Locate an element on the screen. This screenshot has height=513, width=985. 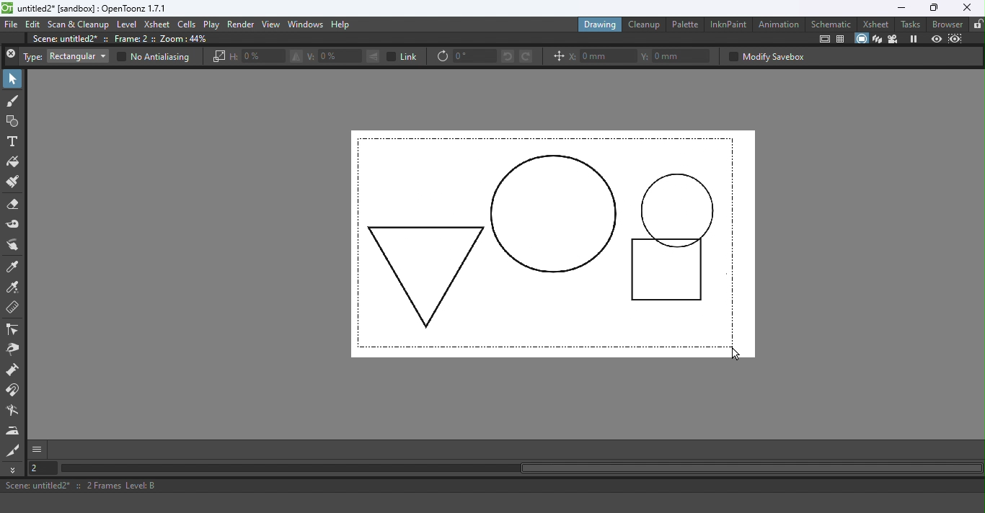
Safe area is located at coordinates (823, 39).